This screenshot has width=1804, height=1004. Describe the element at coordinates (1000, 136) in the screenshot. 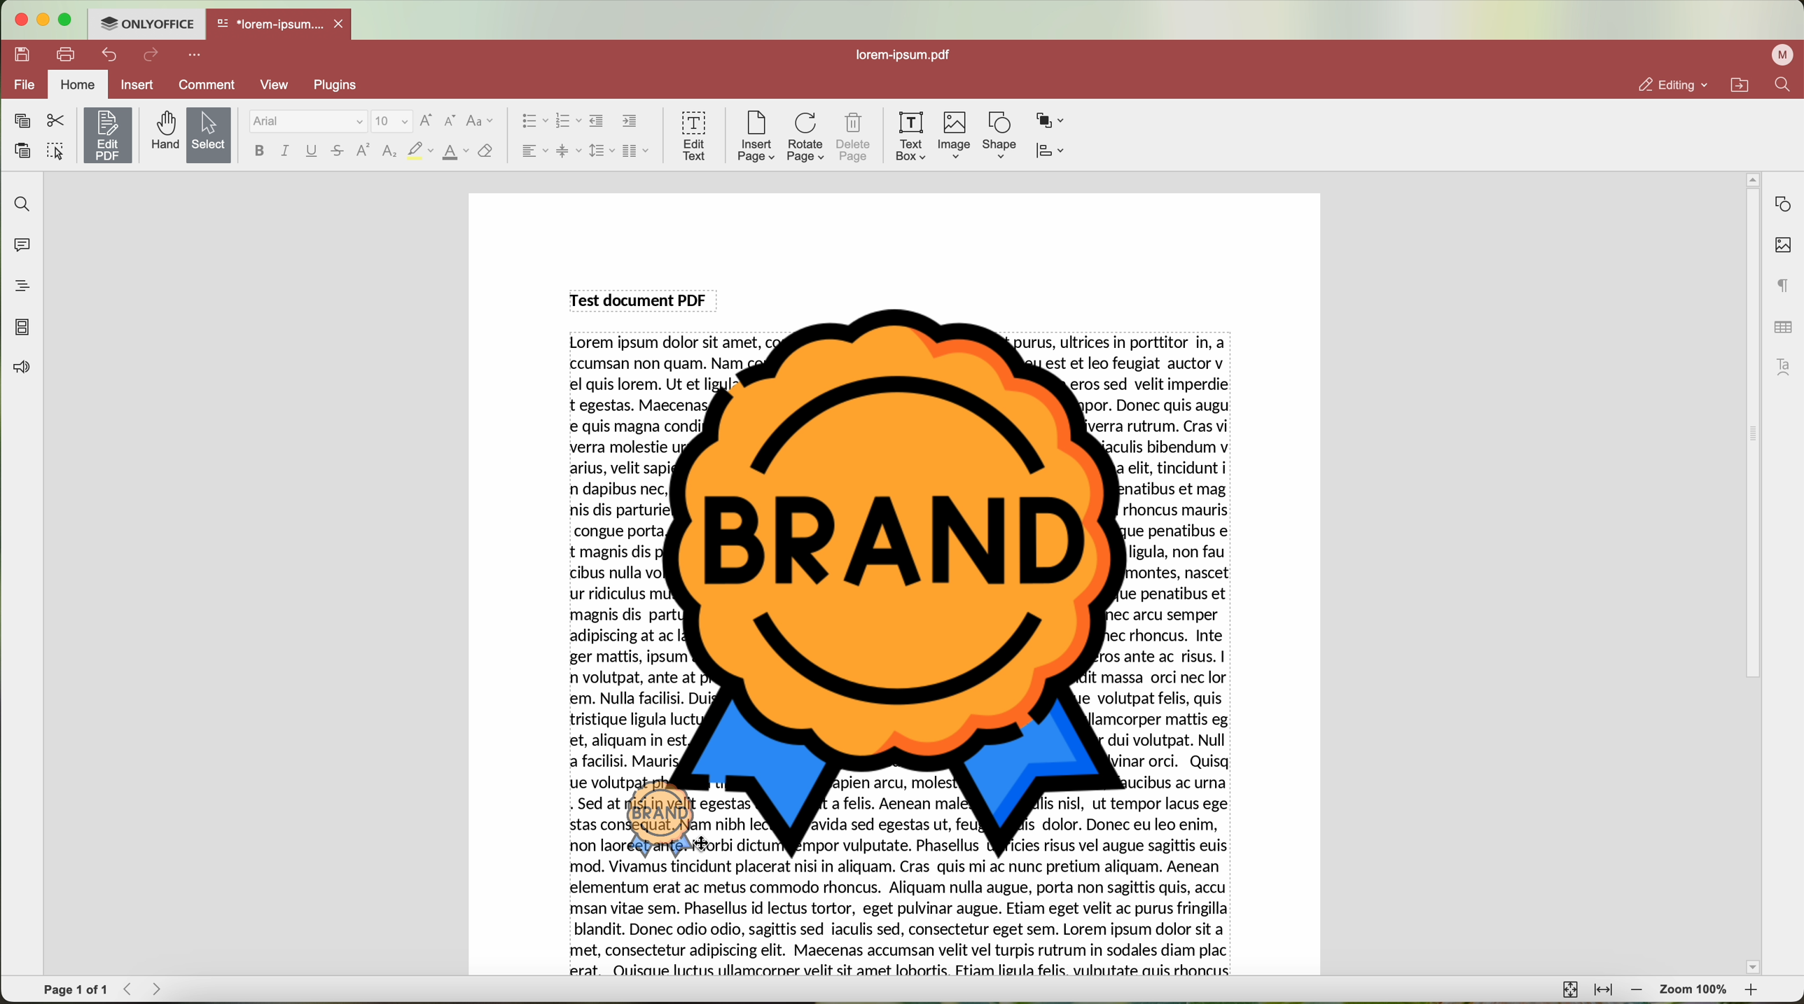

I see `shape` at that location.